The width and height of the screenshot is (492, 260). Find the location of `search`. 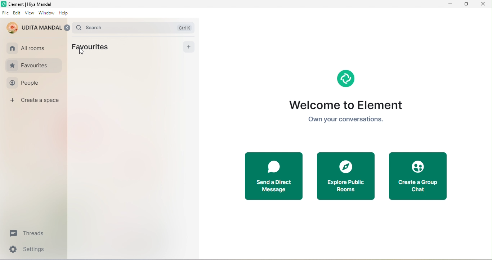

search is located at coordinates (135, 27).